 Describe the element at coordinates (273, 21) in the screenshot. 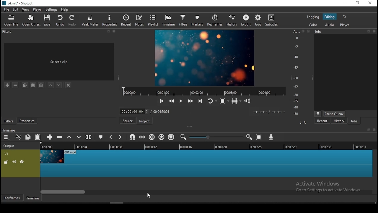

I see `subtitles` at that location.